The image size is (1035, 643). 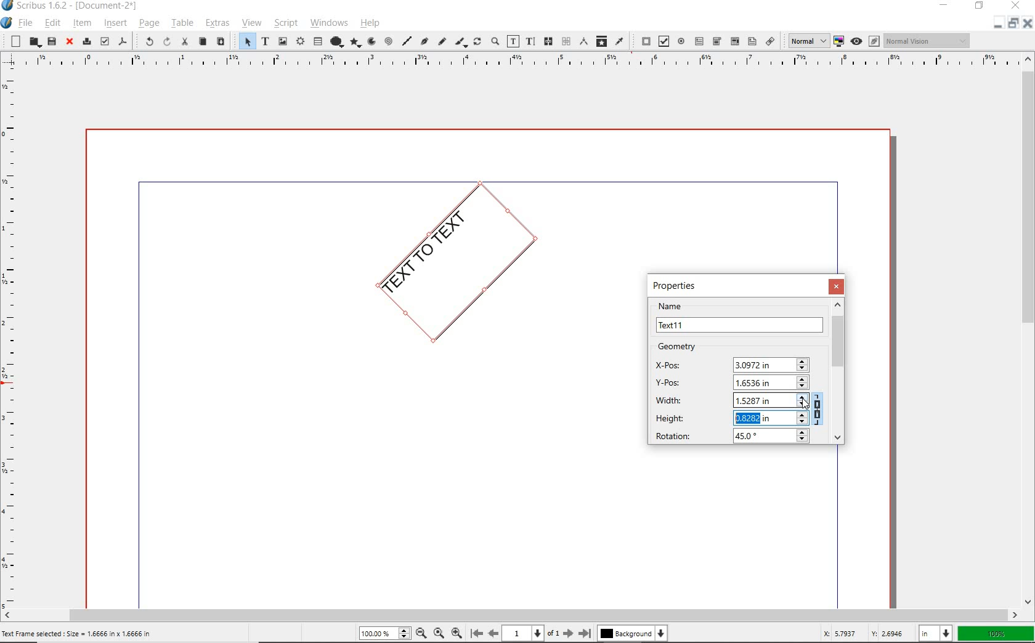 I want to click on SCROLLBAR, so click(x=839, y=371).